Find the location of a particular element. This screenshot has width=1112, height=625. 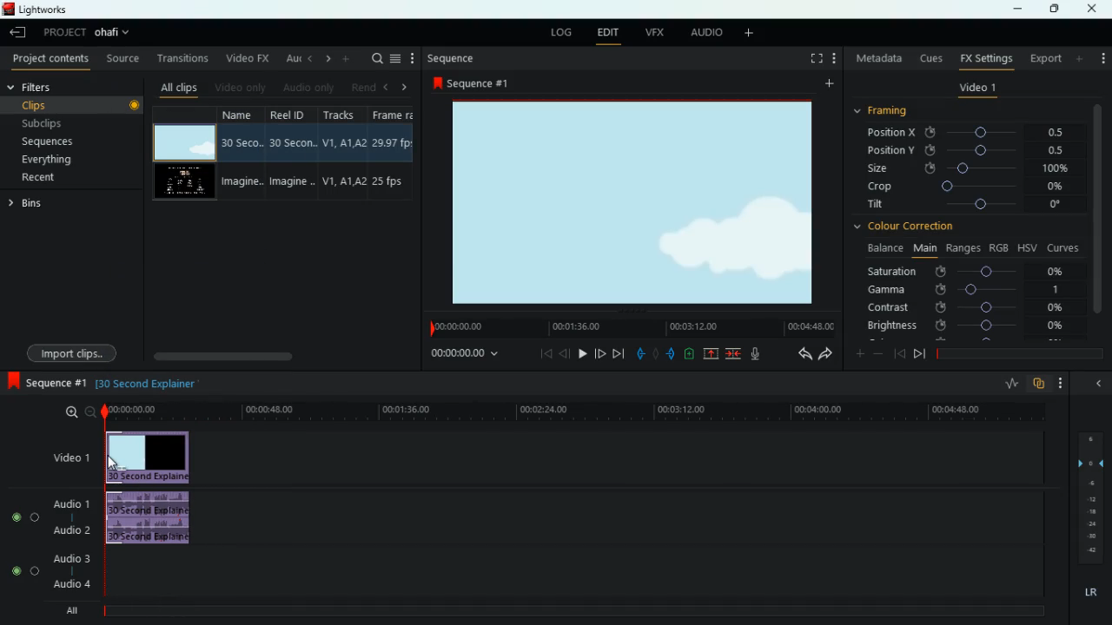

back is located at coordinates (803, 353).